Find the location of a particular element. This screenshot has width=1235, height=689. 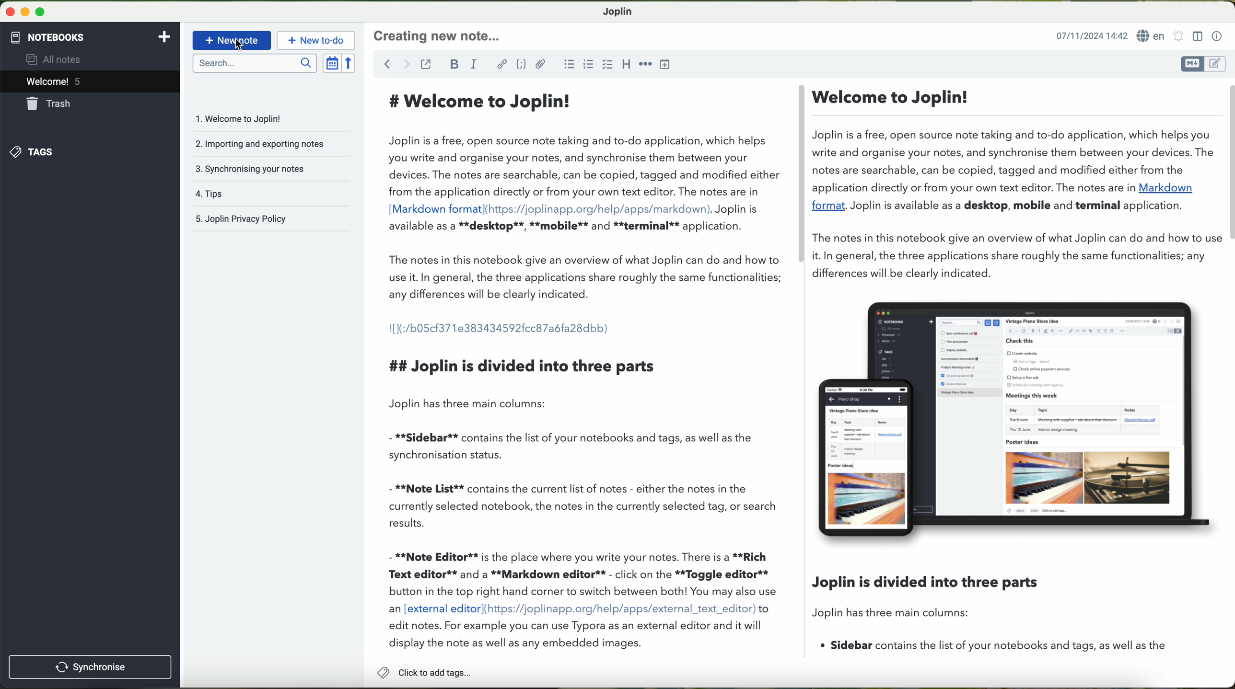

Joplin is located at coordinates (617, 11).